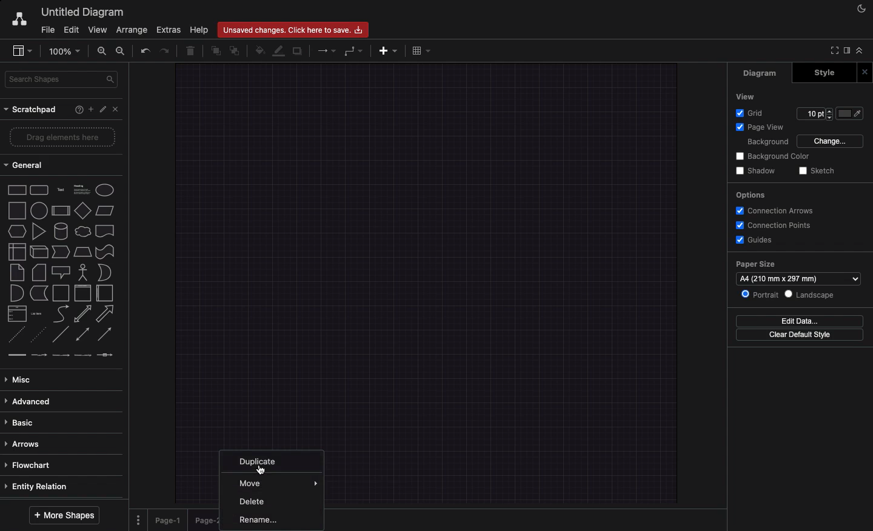 This screenshot has width=873, height=531. What do you see at coordinates (776, 224) in the screenshot?
I see `Connection points` at bounding box center [776, 224].